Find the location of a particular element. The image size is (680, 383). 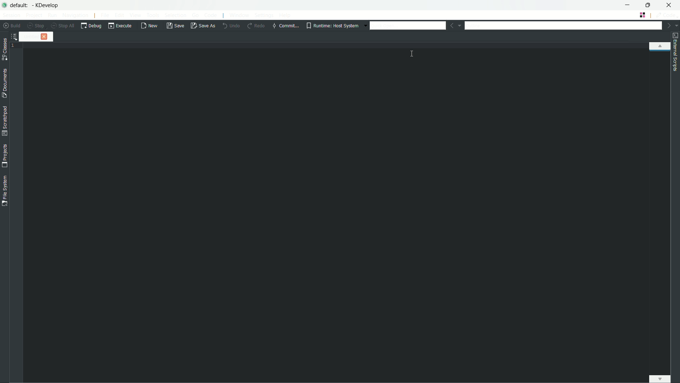

external scripts is located at coordinates (675, 52).